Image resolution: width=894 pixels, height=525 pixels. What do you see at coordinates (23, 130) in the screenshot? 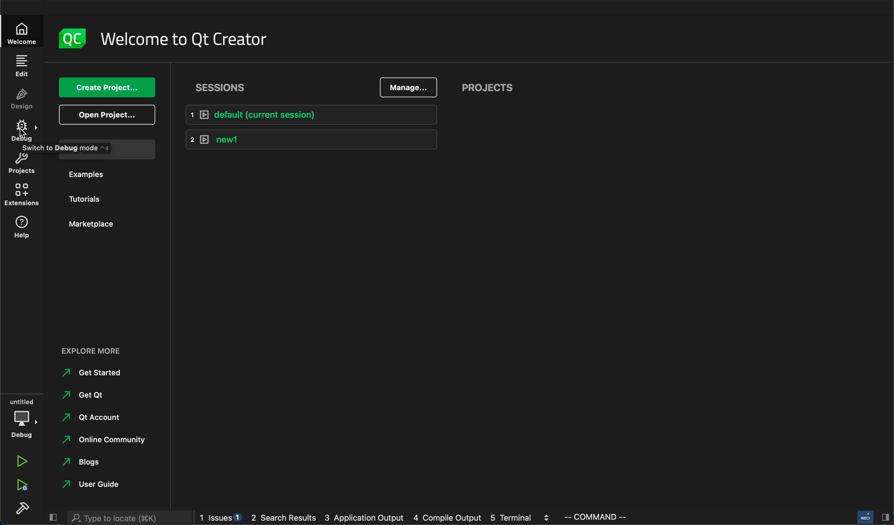
I see `debug` at bounding box center [23, 130].